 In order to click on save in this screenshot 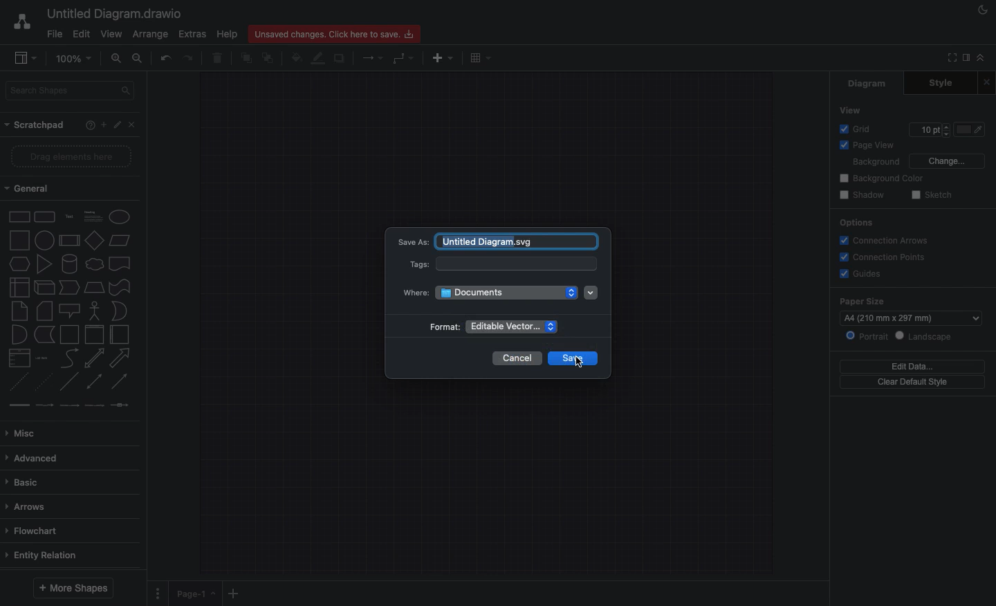, I will do `click(574, 357)`.